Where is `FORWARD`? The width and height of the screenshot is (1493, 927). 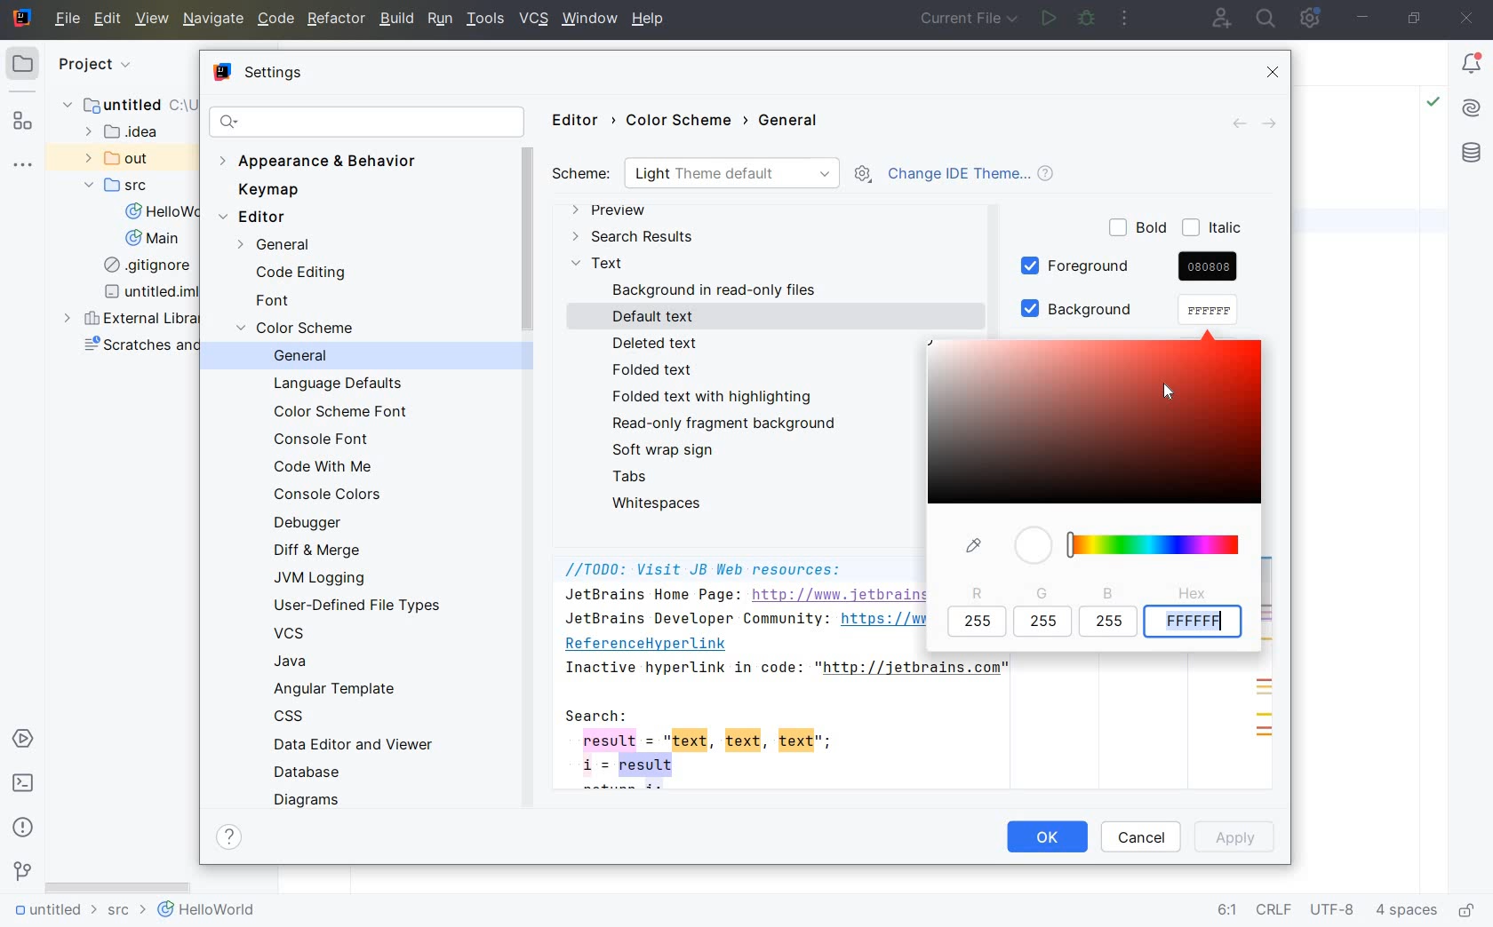 FORWARD is located at coordinates (1274, 124).